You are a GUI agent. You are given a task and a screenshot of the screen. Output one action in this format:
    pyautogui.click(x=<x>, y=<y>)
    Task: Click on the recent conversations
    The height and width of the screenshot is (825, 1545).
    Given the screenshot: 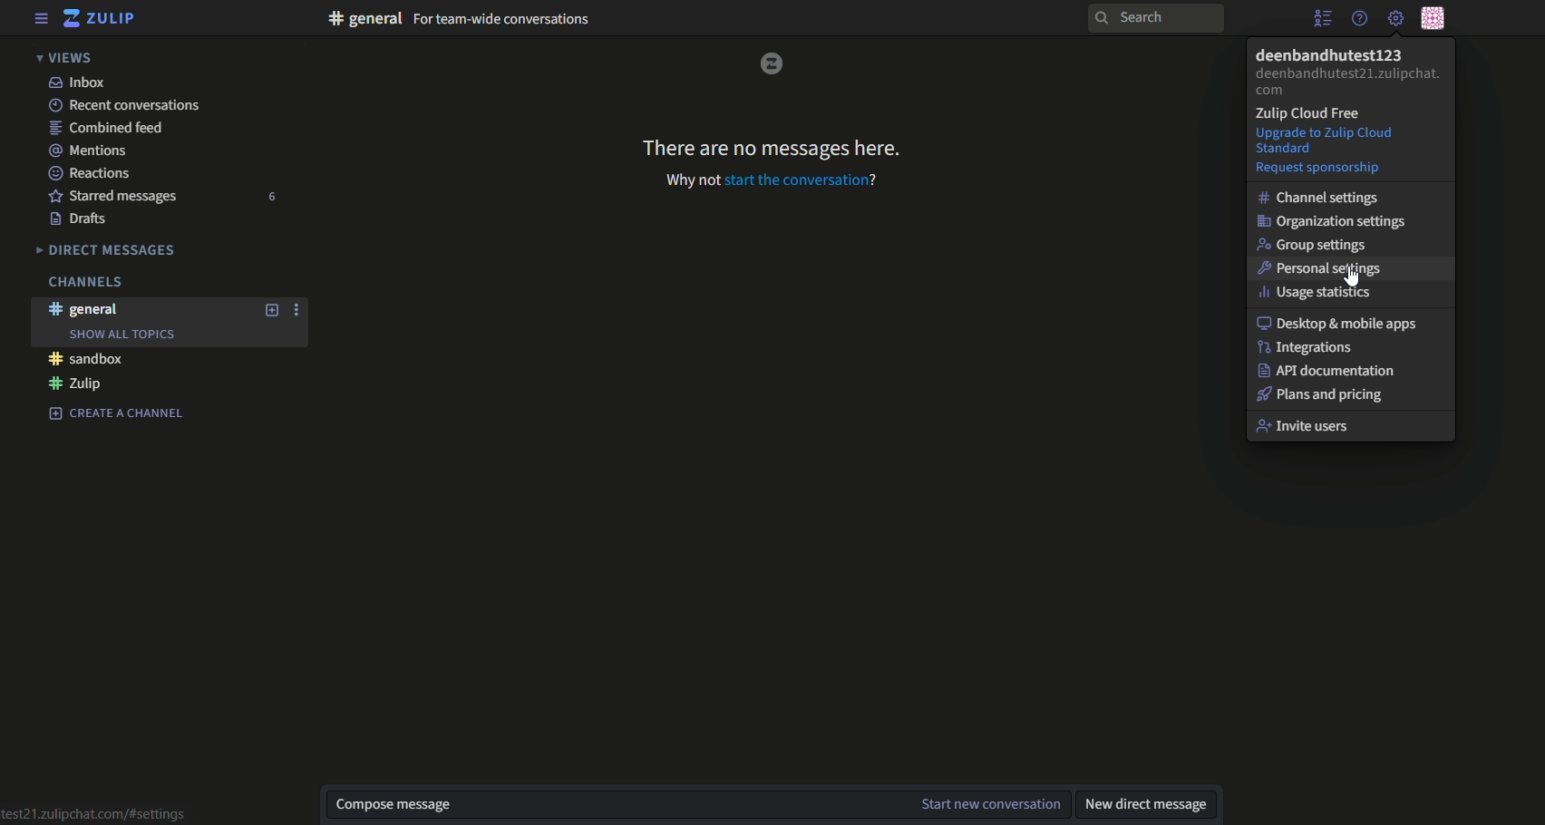 What is the action you would take?
    pyautogui.click(x=127, y=105)
    